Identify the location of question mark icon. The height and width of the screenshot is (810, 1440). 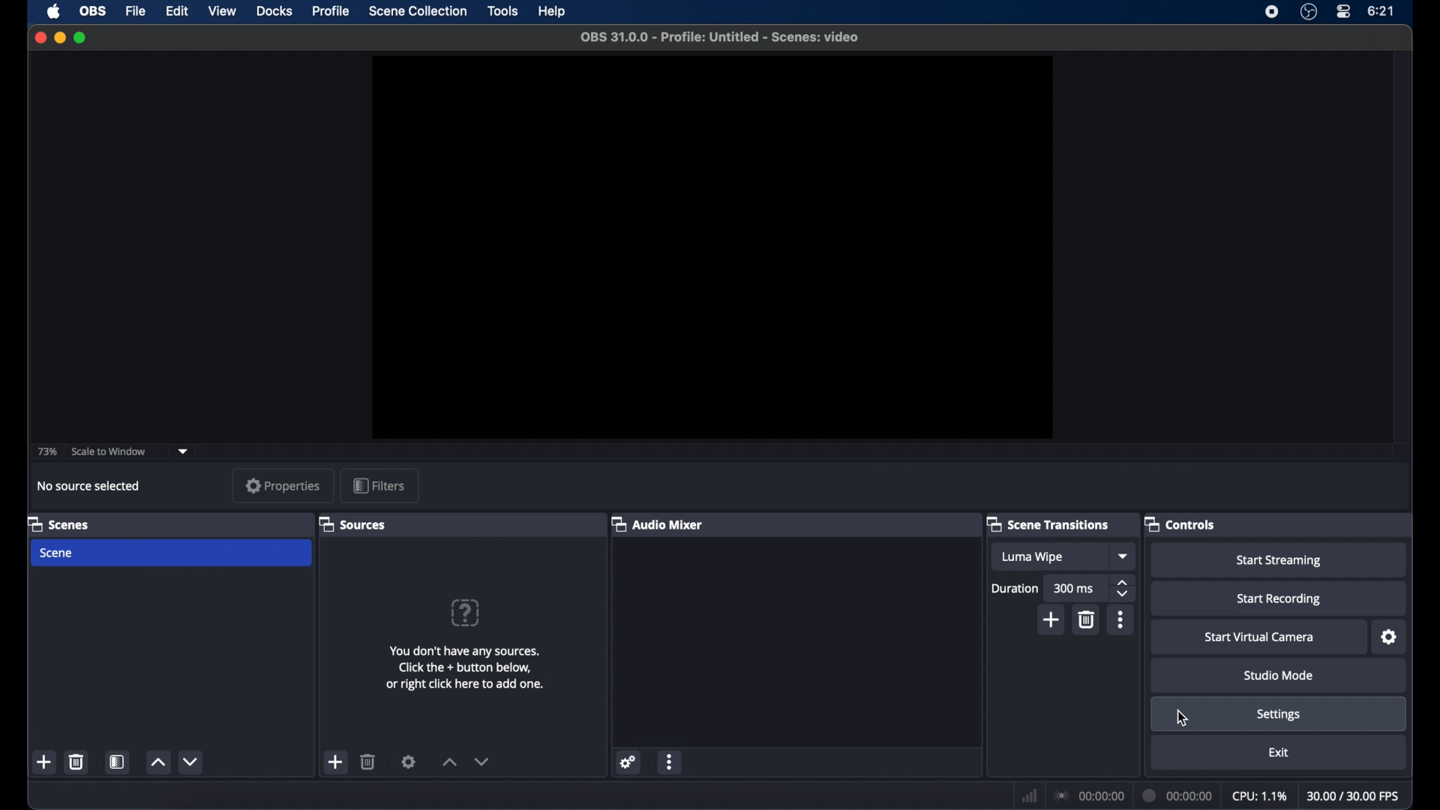
(464, 613).